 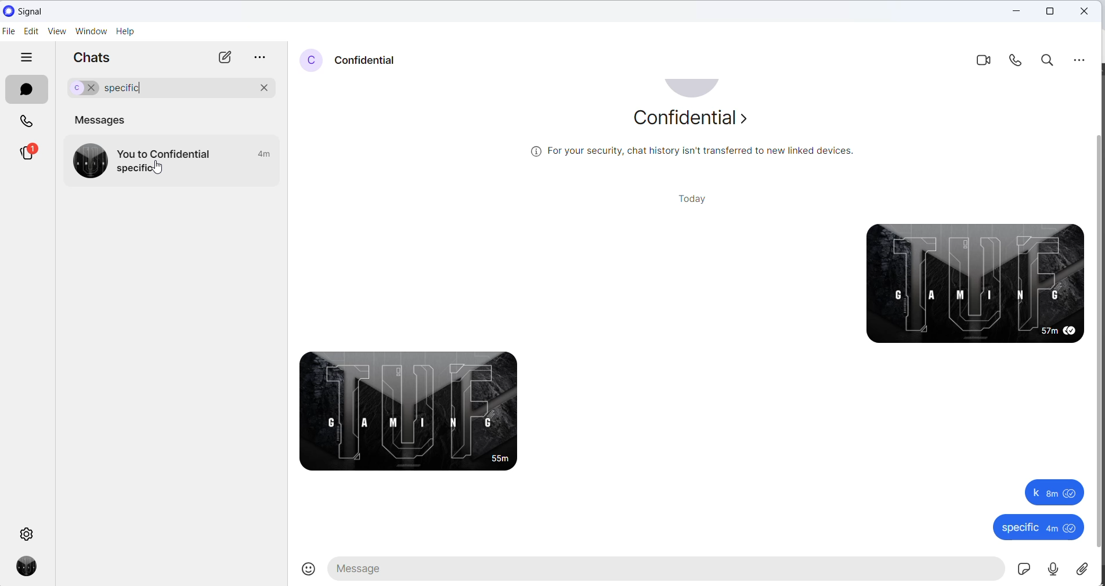 I want to click on video call, so click(x=984, y=61).